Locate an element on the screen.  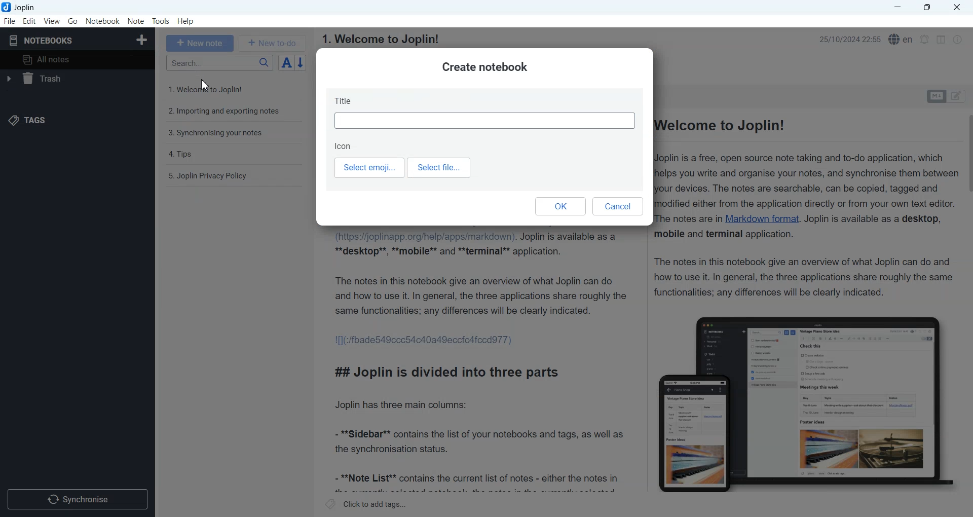
+ New to-do is located at coordinates (274, 43).